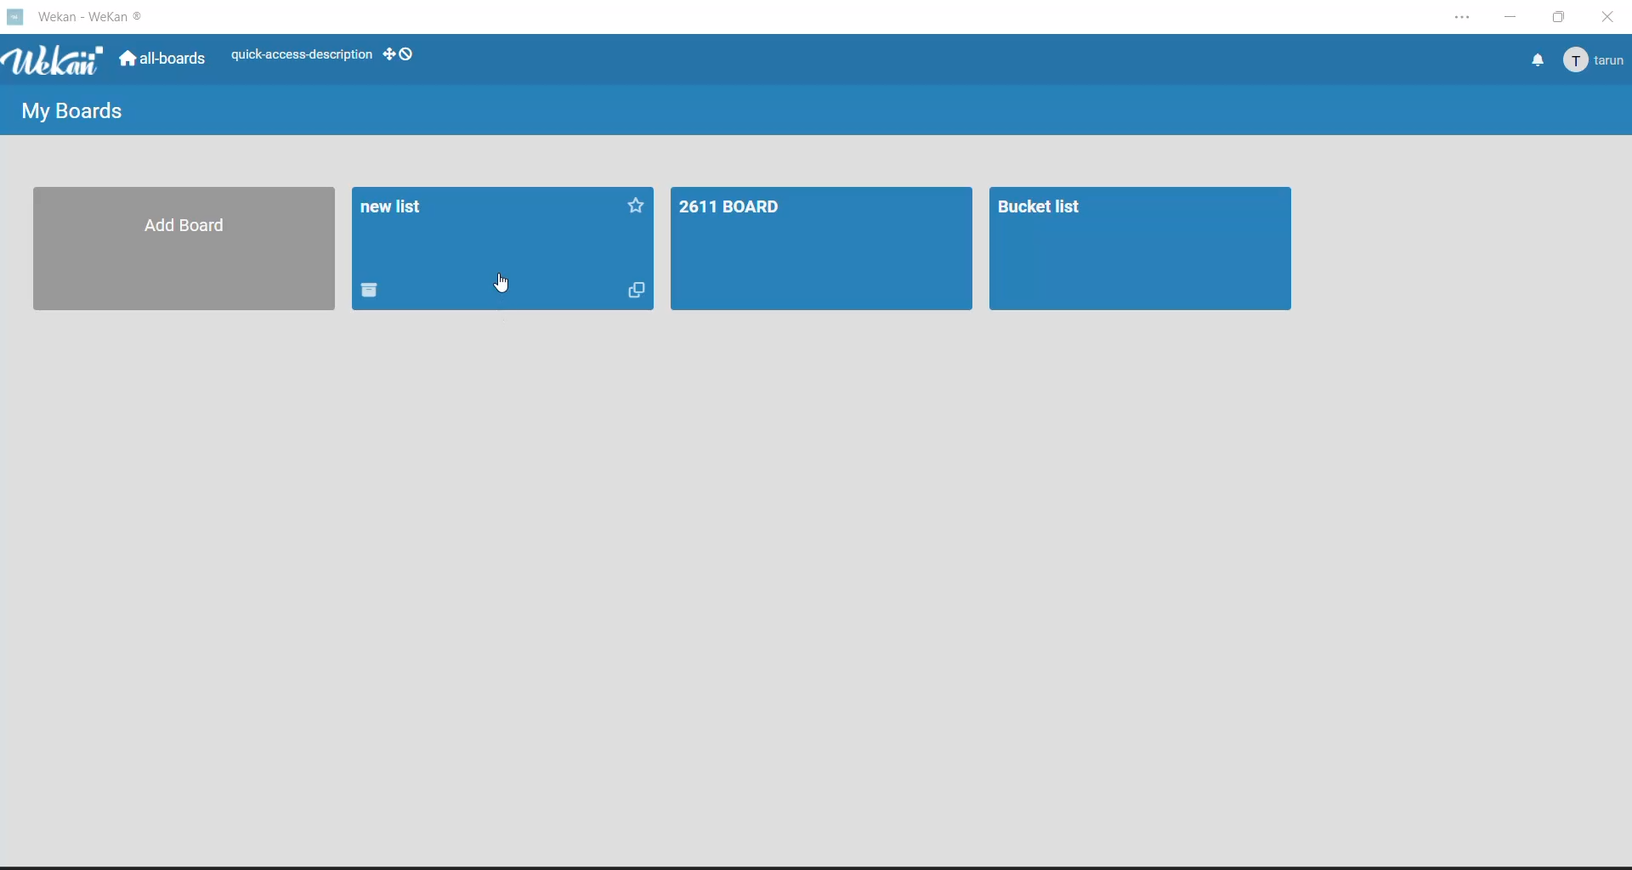 The image size is (1632, 870). Describe the element at coordinates (167, 61) in the screenshot. I see `all boards` at that location.